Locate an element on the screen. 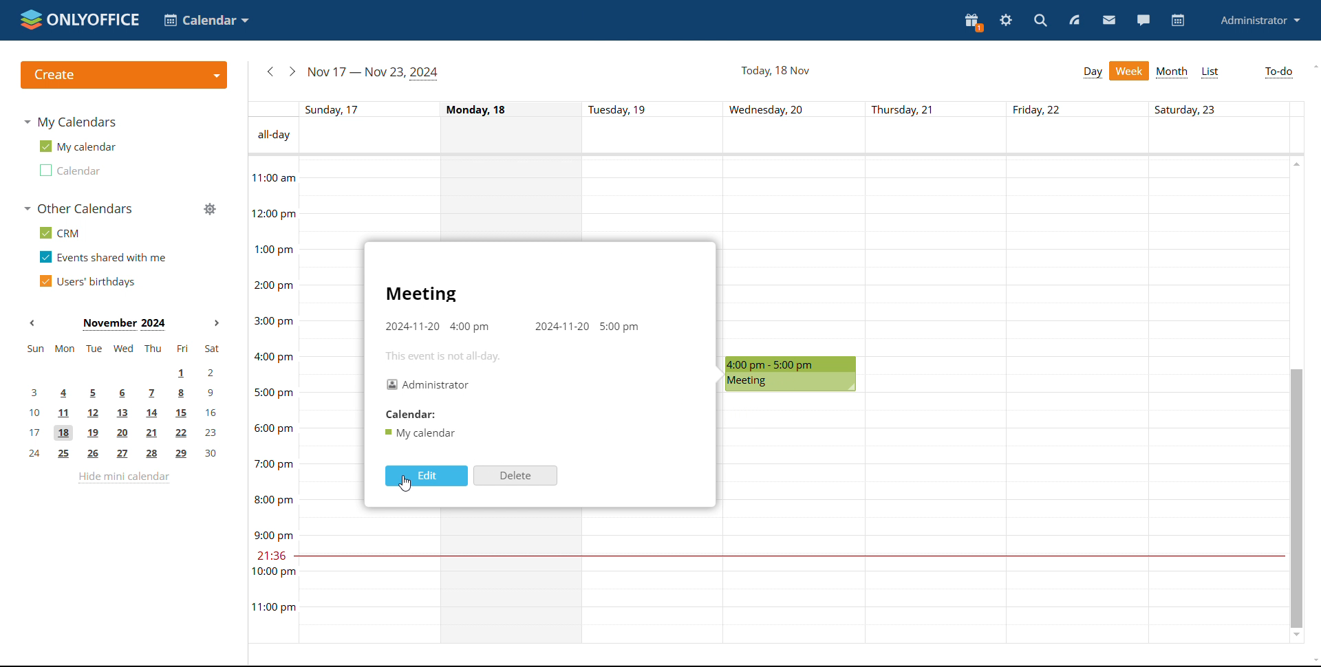 Image resolution: width=1321 pixels, height=667 pixels. all-day is located at coordinates (272, 135).